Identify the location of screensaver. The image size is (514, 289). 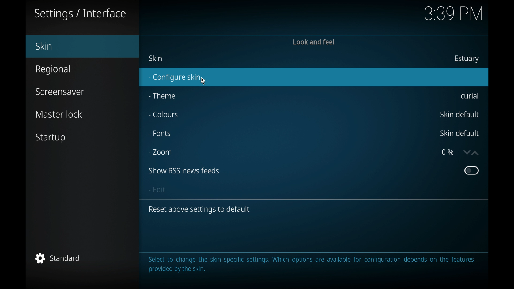
(60, 92).